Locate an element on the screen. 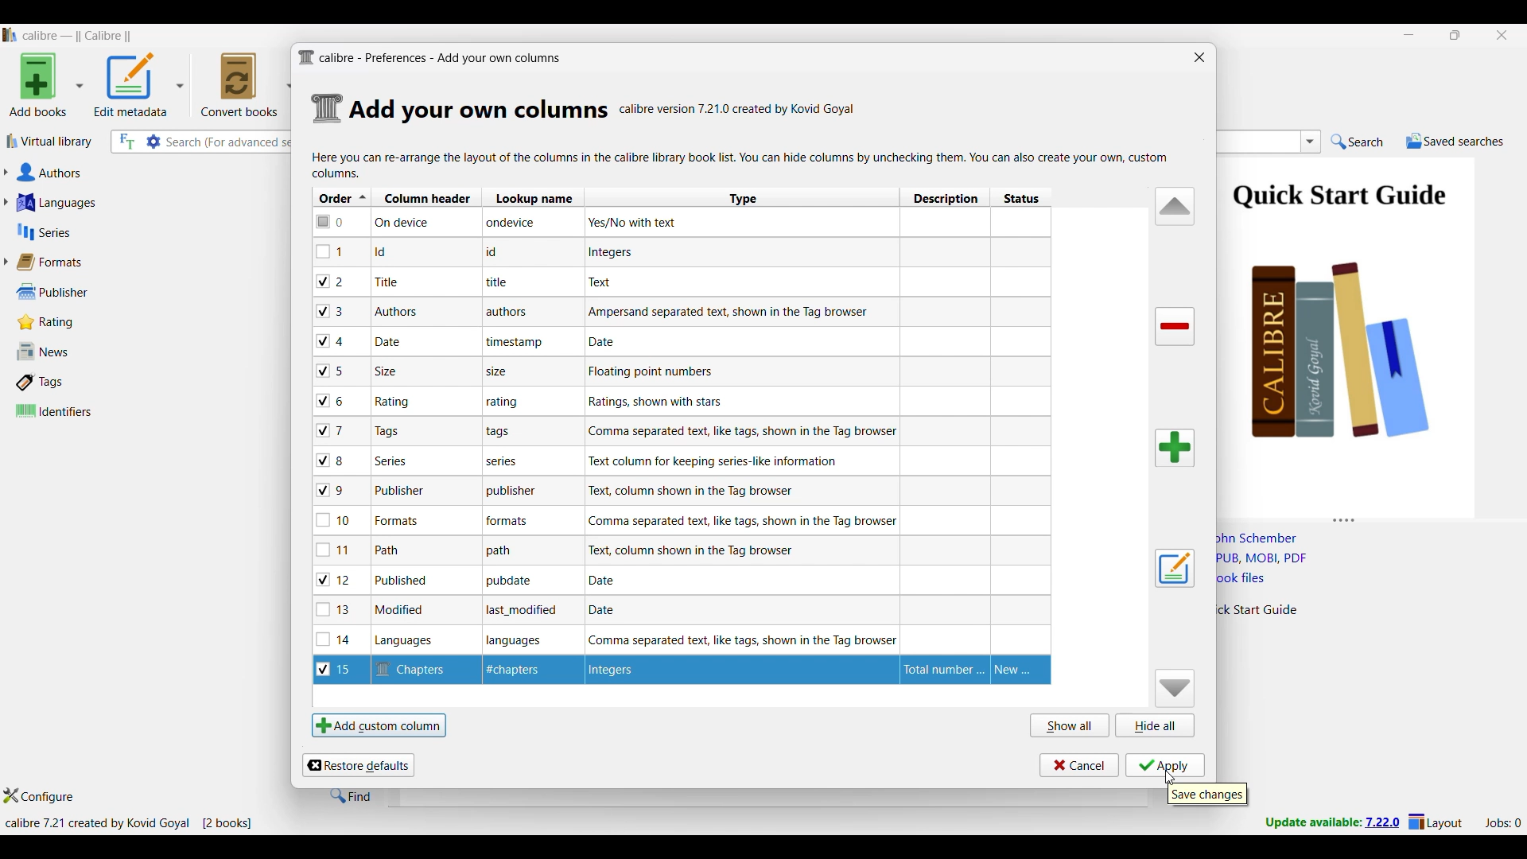 The width and height of the screenshot is (1527, 859). Checkbox - 15 is located at coordinates (338, 671).